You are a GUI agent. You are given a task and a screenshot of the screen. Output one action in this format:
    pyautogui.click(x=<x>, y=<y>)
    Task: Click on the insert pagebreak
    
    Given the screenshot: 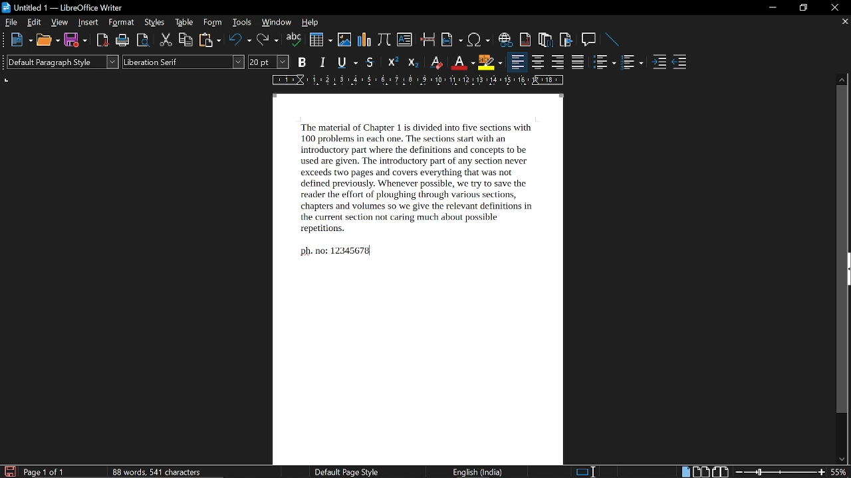 What is the action you would take?
    pyautogui.click(x=427, y=39)
    